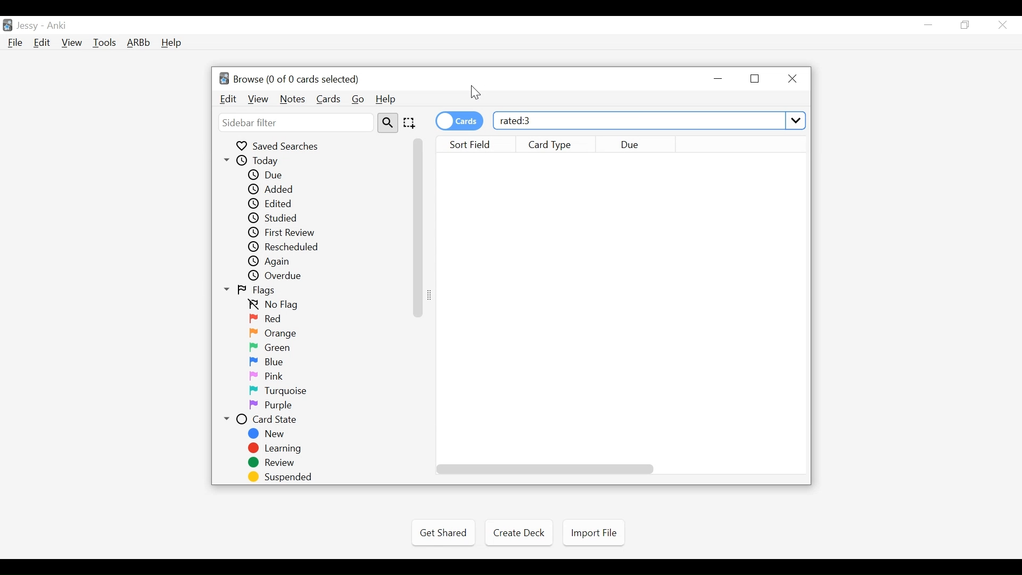 This screenshot has width=1022, height=575. Describe the element at coordinates (411, 124) in the screenshot. I see `Selection Tool` at that location.